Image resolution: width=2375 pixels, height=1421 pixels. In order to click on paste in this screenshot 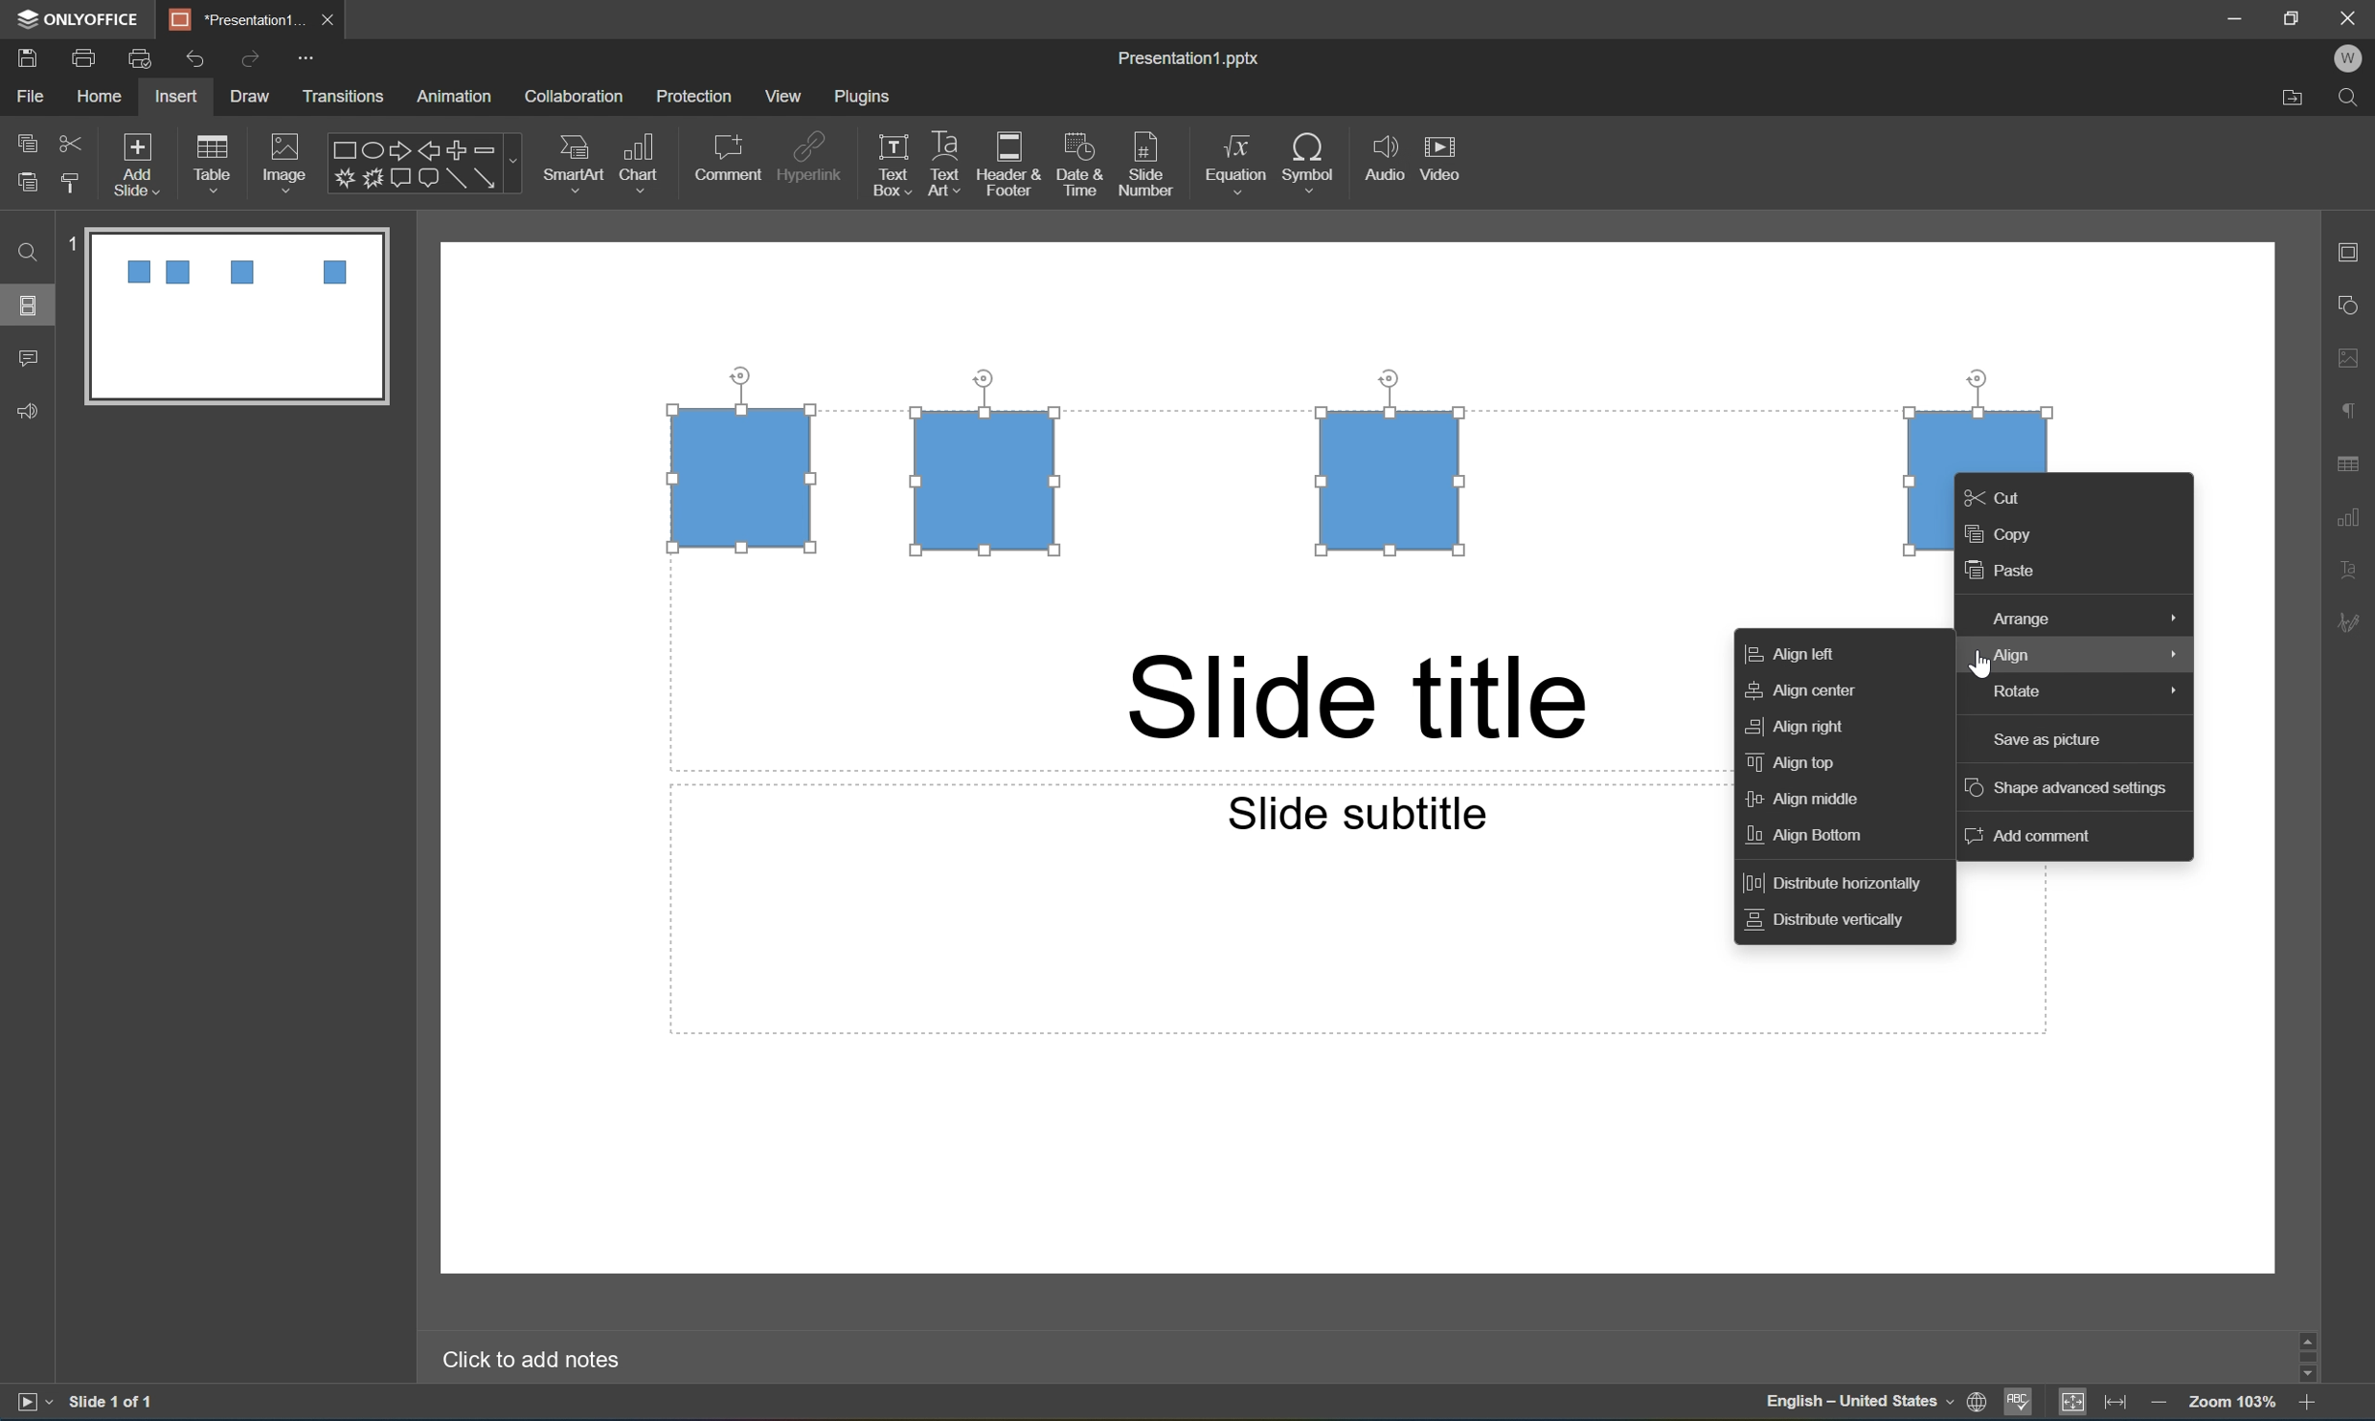, I will do `click(30, 184)`.